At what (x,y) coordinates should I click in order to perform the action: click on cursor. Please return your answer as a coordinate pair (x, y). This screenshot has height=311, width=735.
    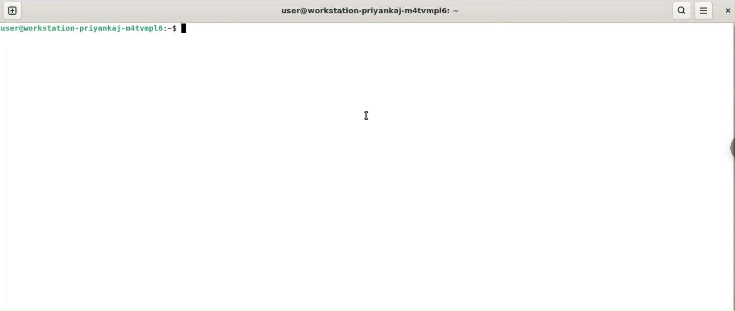
    Looking at the image, I should click on (366, 115).